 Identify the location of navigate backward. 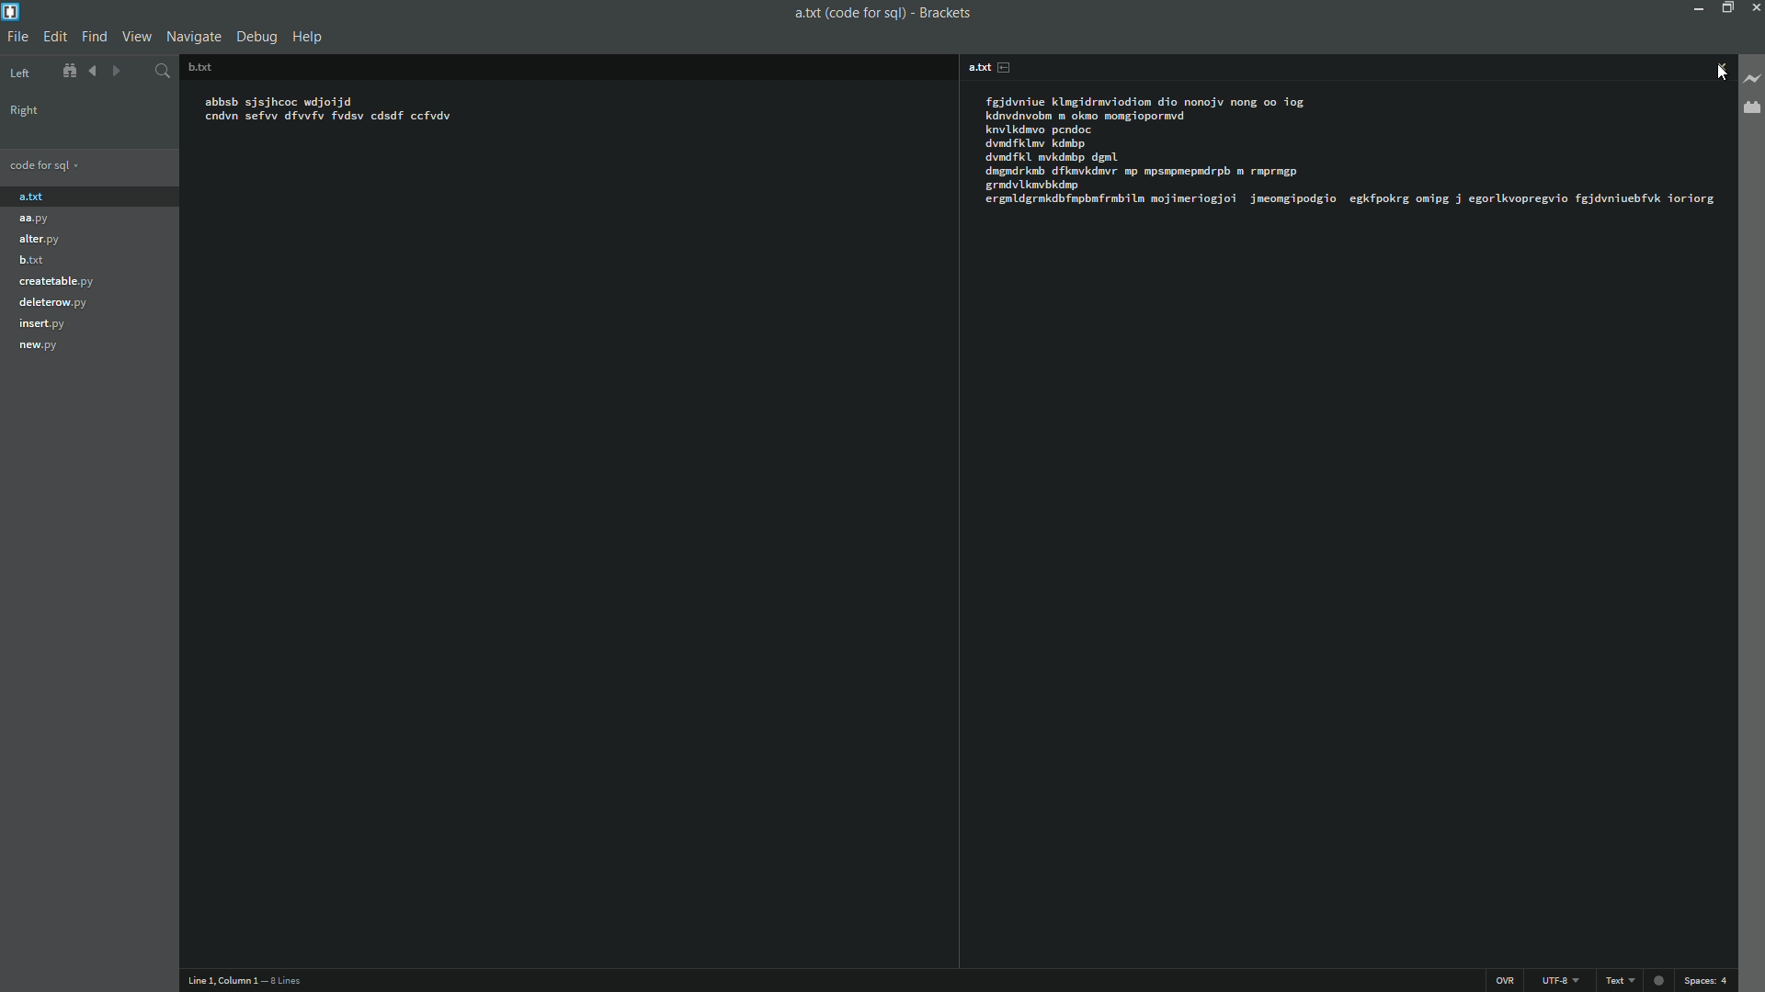
(89, 72).